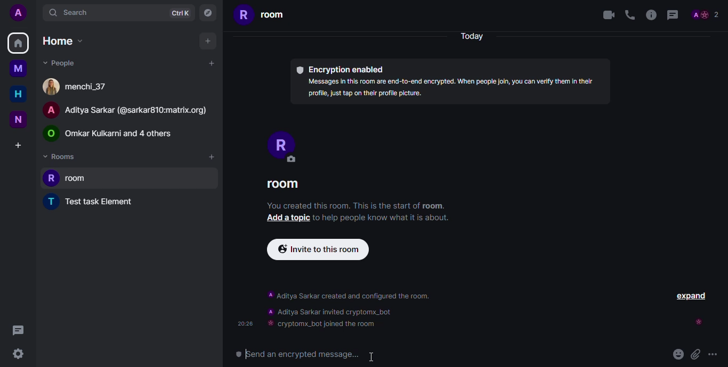 The height and width of the screenshot is (367, 728). I want to click on threads, so click(18, 330).